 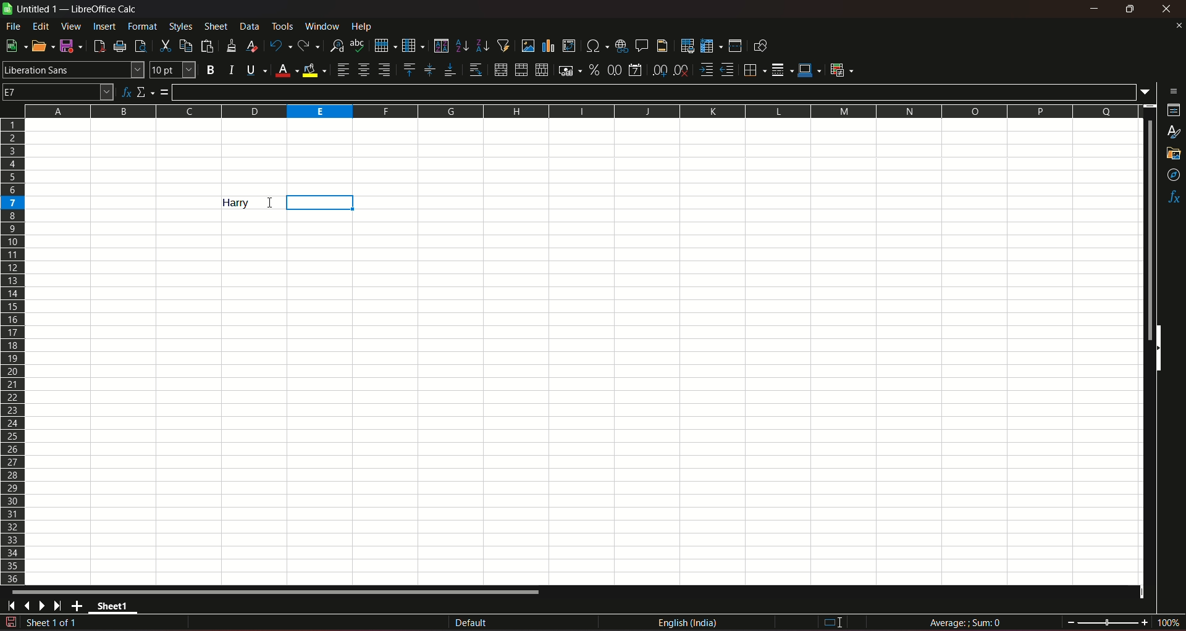 I want to click on align right, so click(x=386, y=70).